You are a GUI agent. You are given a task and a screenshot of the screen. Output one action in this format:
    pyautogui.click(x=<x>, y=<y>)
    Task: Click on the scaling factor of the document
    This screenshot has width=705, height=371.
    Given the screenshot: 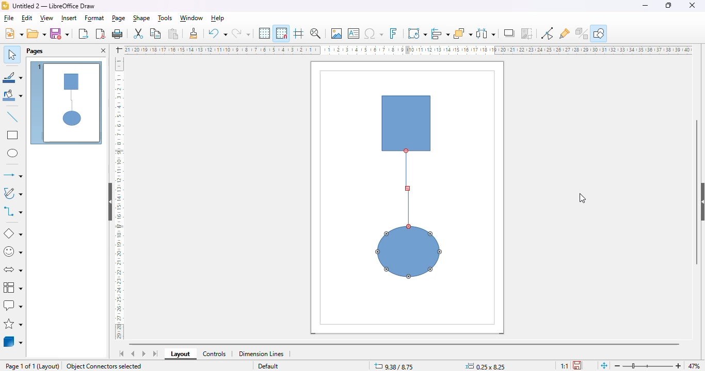 What is the action you would take?
    pyautogui.click(x=563, y=365)
    